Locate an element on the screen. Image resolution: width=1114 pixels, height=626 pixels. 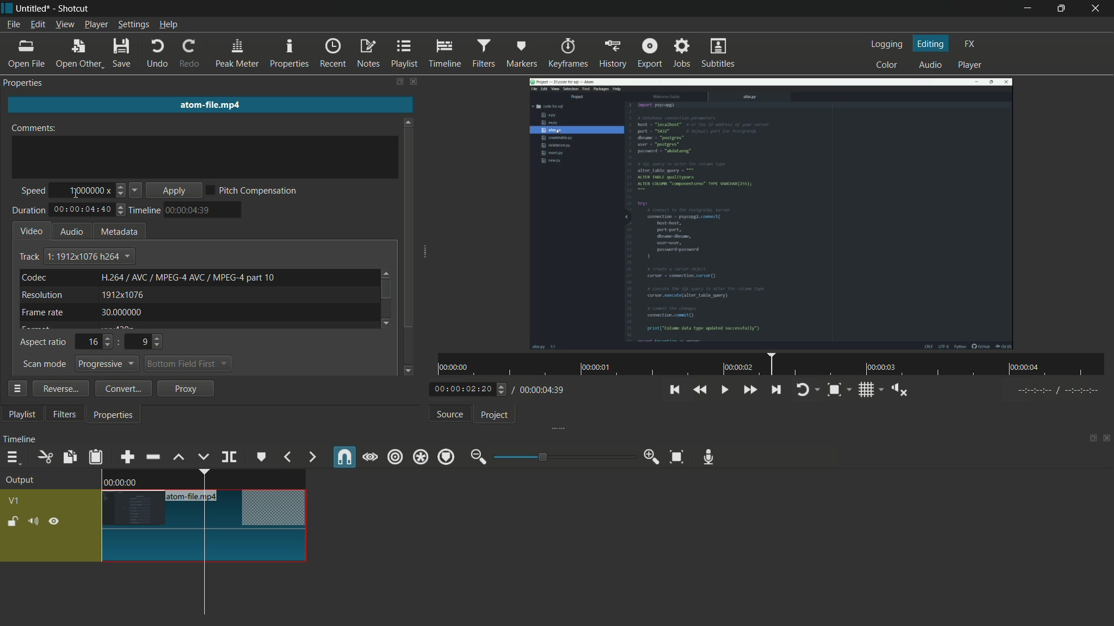
jobs is located at coordinates (682, 53).